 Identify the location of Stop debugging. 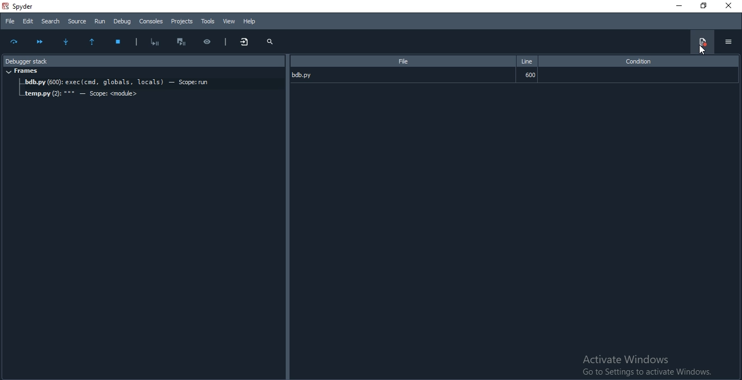
(121, 42).